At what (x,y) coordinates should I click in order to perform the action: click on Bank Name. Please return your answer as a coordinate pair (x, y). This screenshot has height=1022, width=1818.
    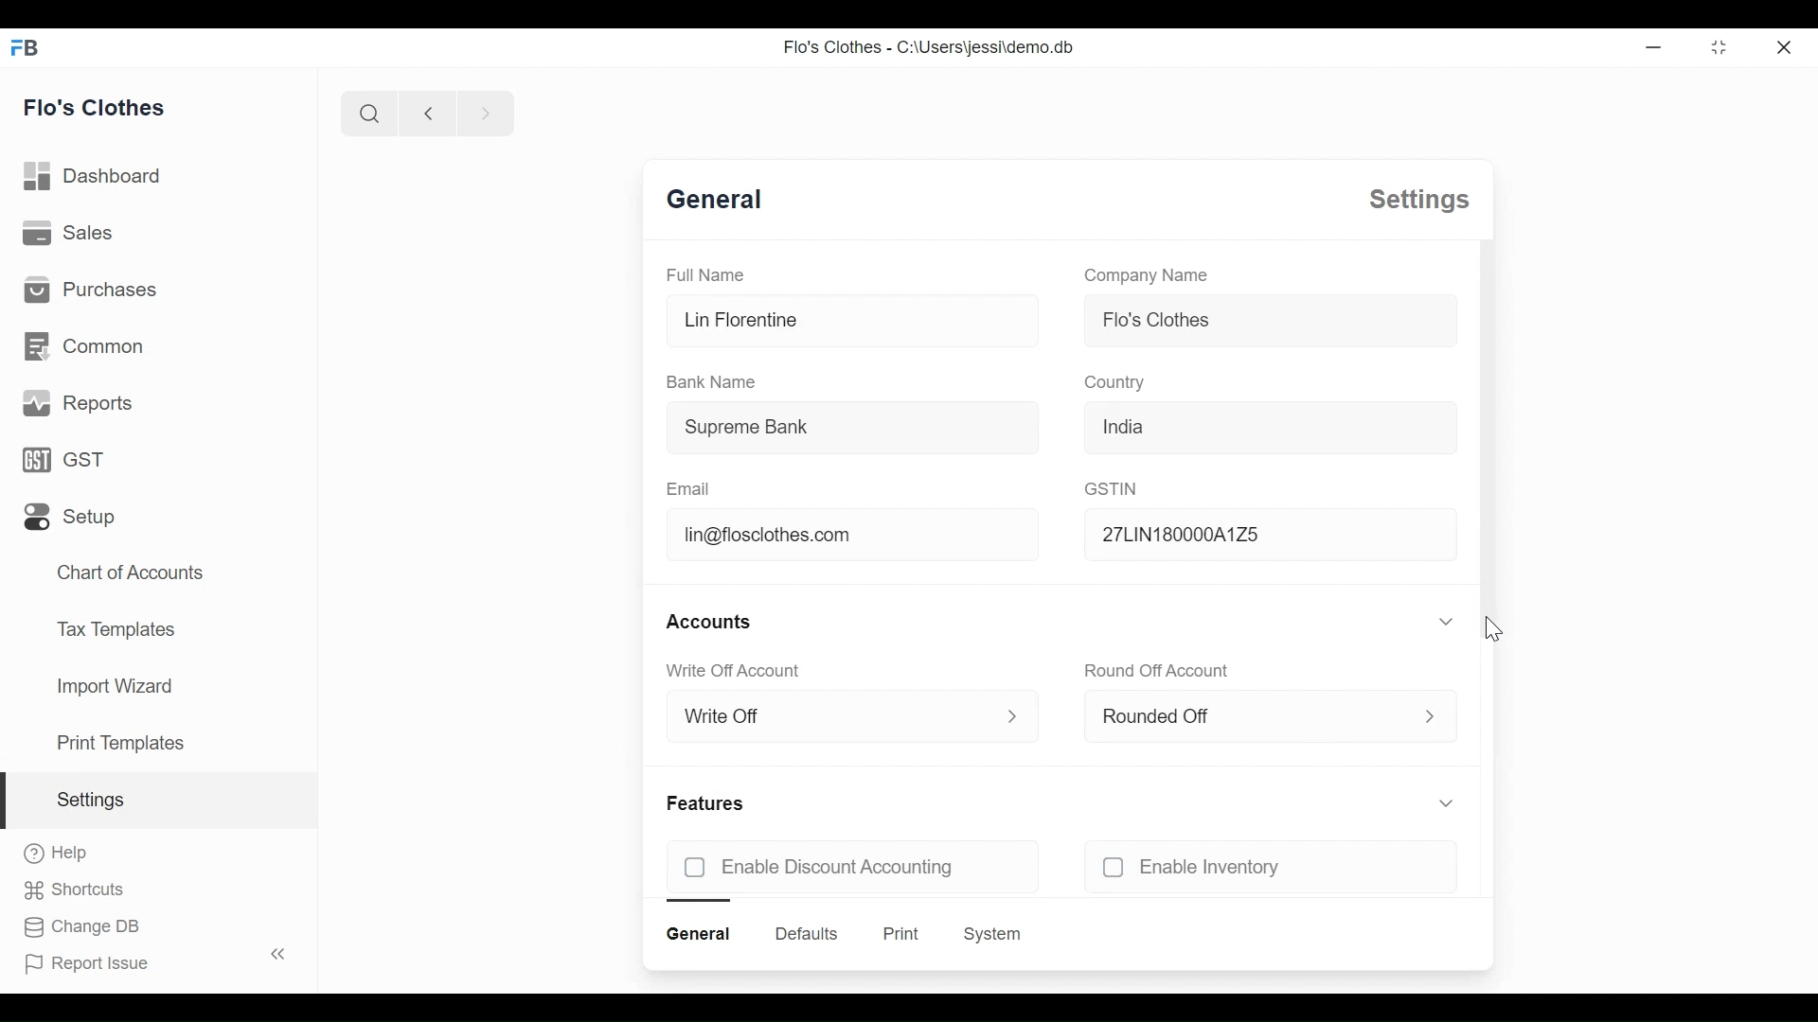
    Looking at the image, I should click on (713, 383).